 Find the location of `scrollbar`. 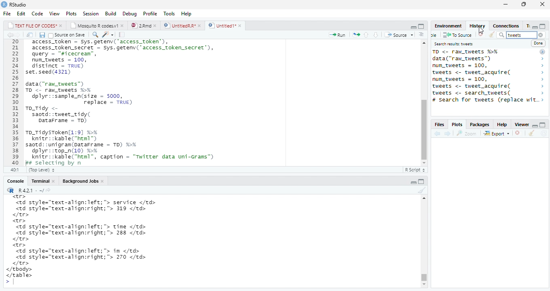

scrollbar is located at coordinates (423, 101).